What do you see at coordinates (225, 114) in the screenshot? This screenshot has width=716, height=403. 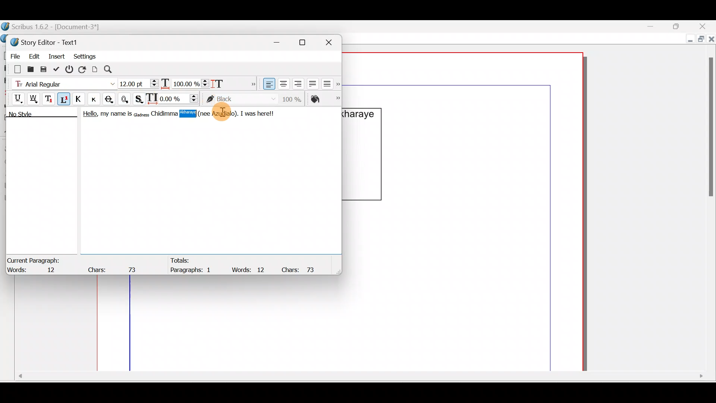 I see `Azudialo).` at bounding box center [225, 114].